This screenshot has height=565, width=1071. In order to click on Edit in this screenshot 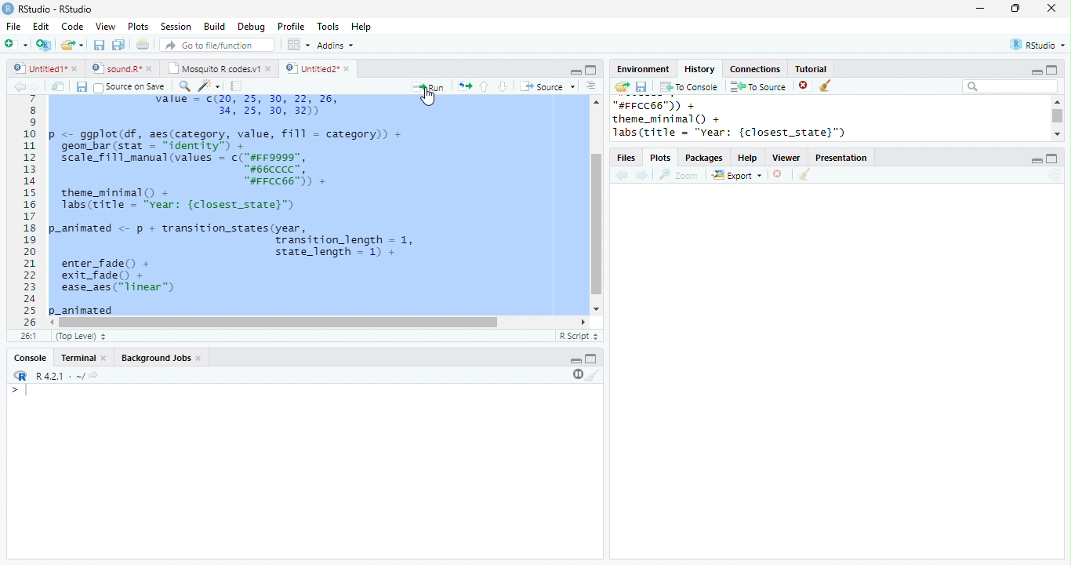, I will do `click(41, 26)`.